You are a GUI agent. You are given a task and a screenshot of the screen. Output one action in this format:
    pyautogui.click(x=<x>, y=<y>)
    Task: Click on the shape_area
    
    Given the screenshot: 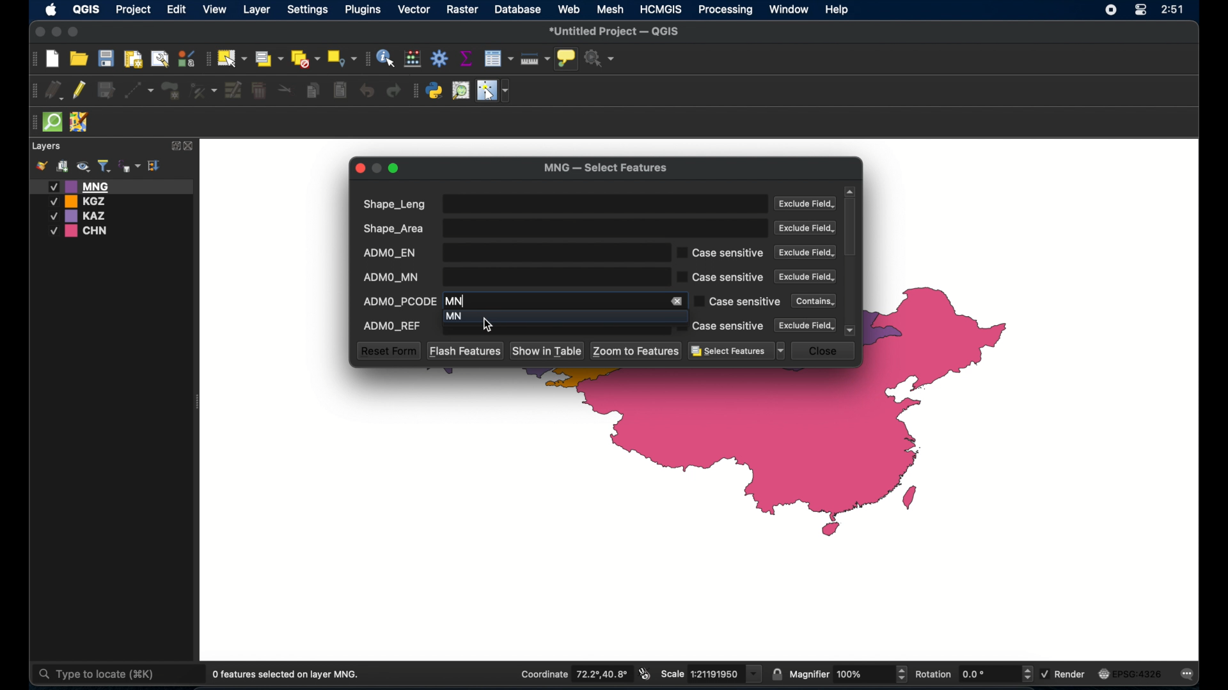 What is the action you would take?
    pyautogui.click(x=563, y=228)
    